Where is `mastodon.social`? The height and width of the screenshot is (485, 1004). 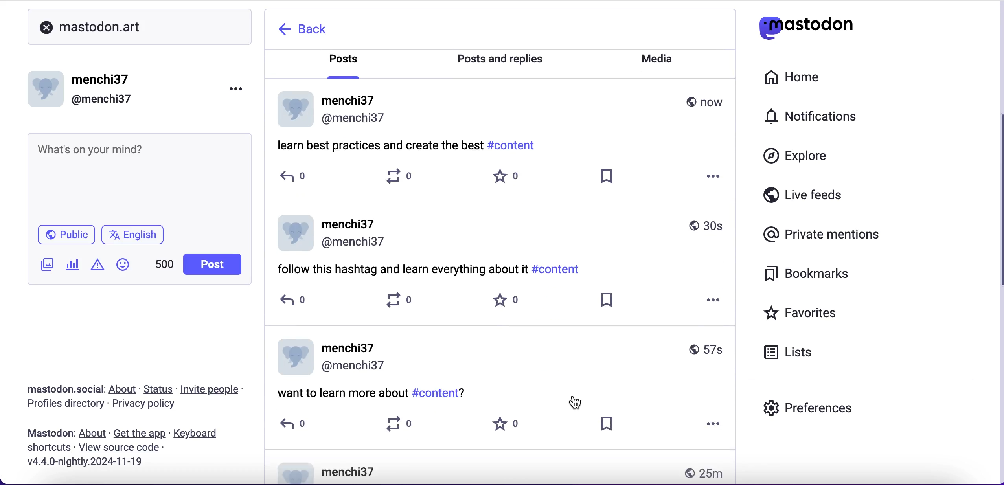 mastodon.social is located at coordinates (61, 387).